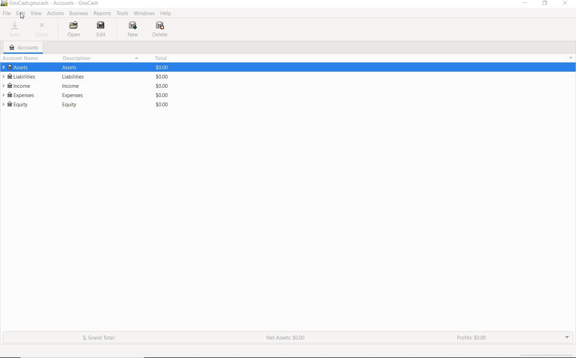 This screenshot has width=576, height=358. What do you see at coordinates (122, 14) in the screenshot?
I see `TOOLS` at bounding box center [122, 14].